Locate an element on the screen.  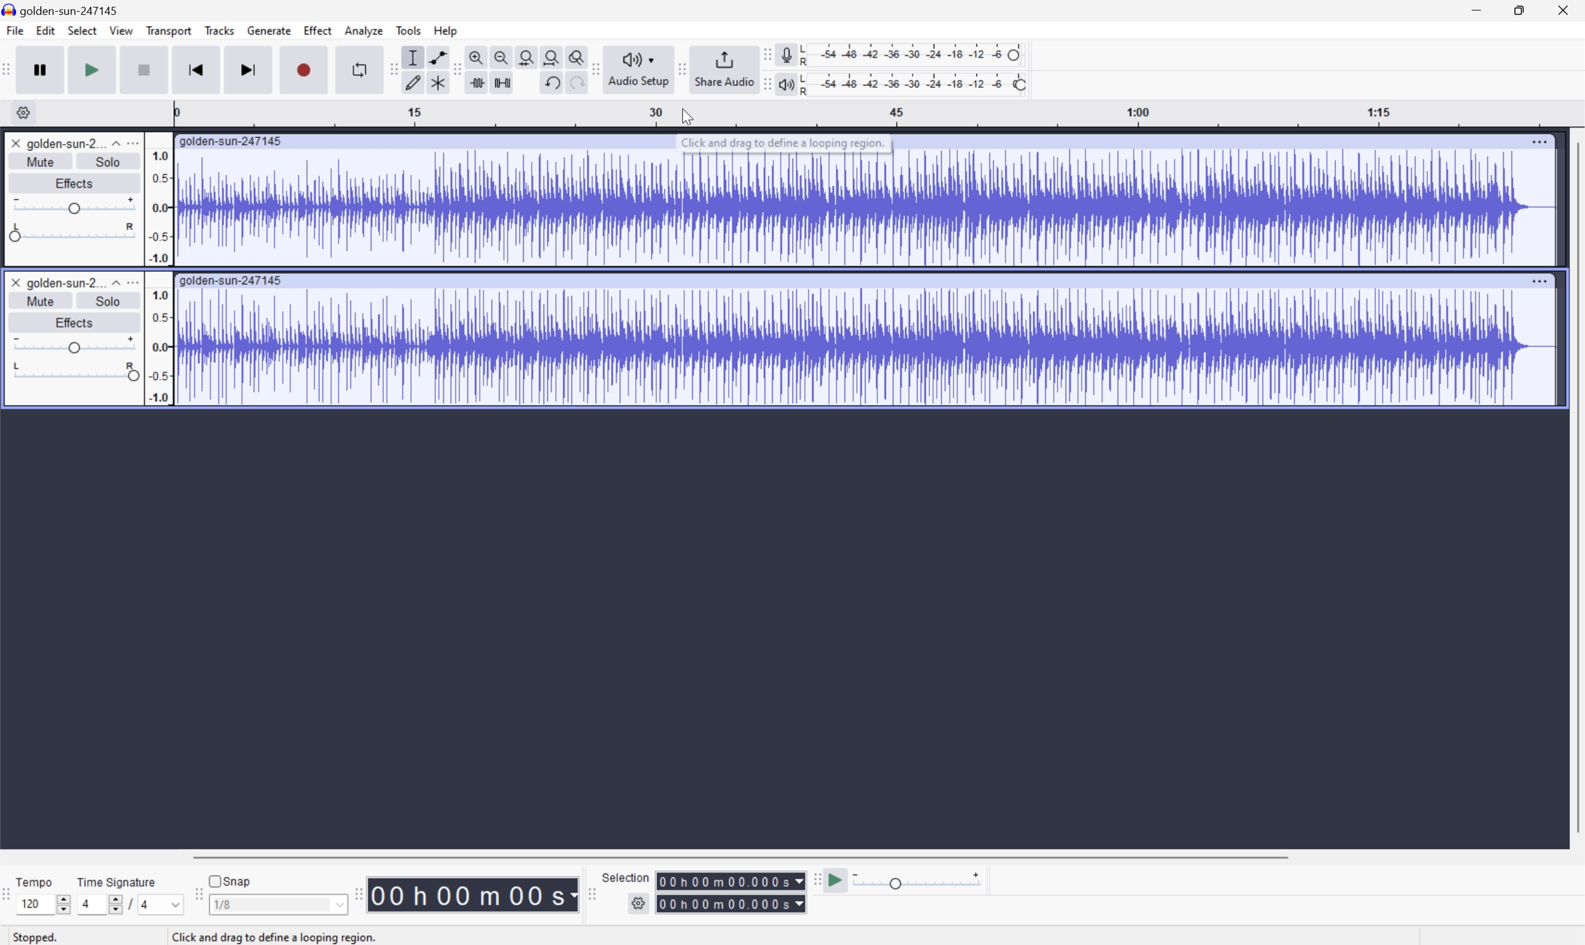
Play is located at coordinates (95, 70).